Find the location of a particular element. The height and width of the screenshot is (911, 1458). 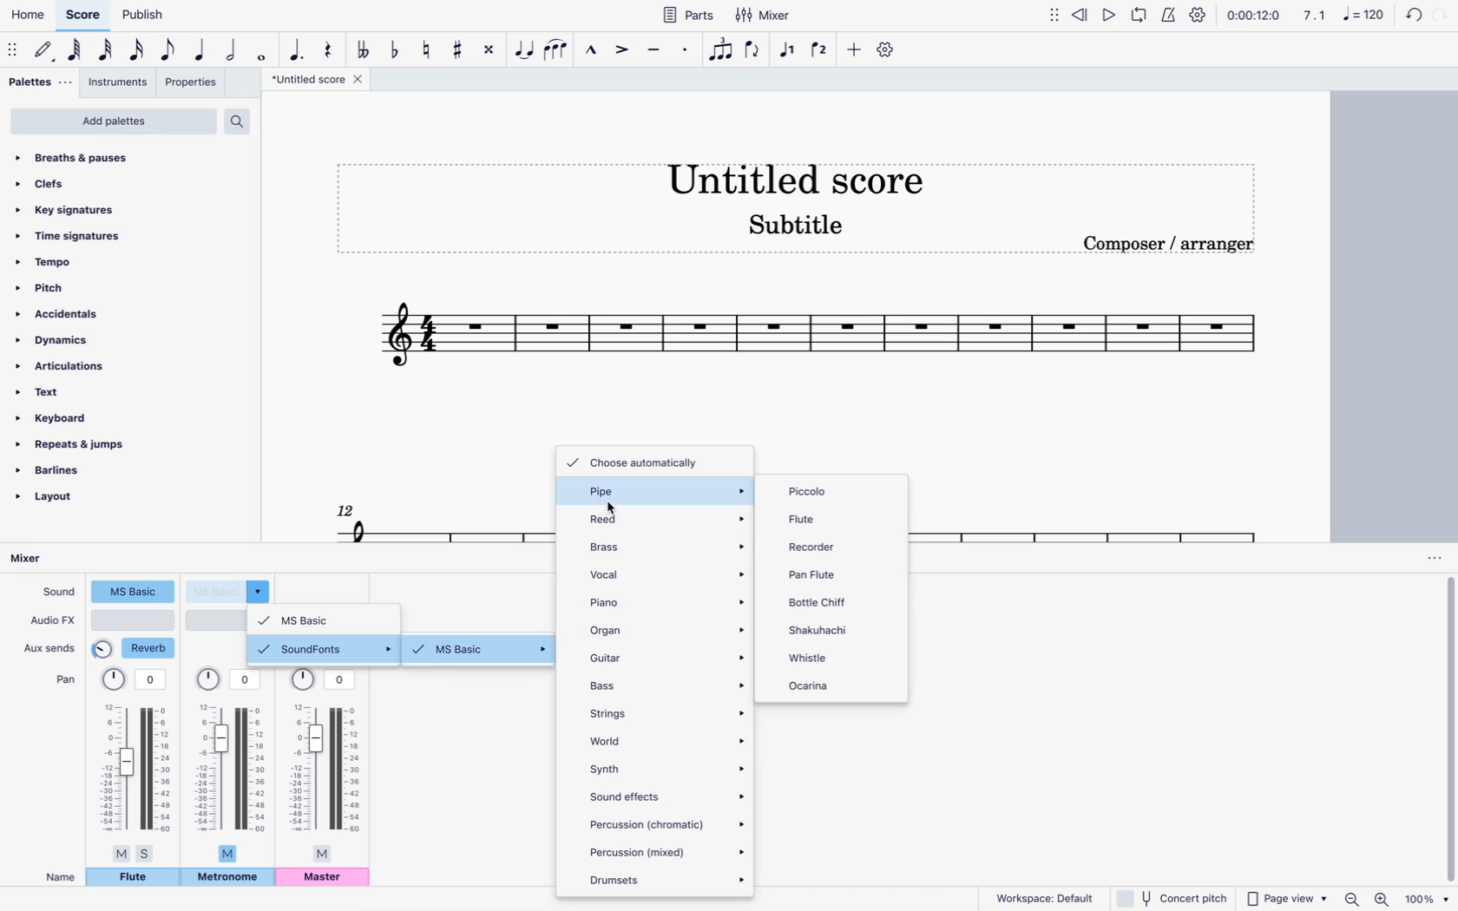

slur is located at coordinates (561, 50).